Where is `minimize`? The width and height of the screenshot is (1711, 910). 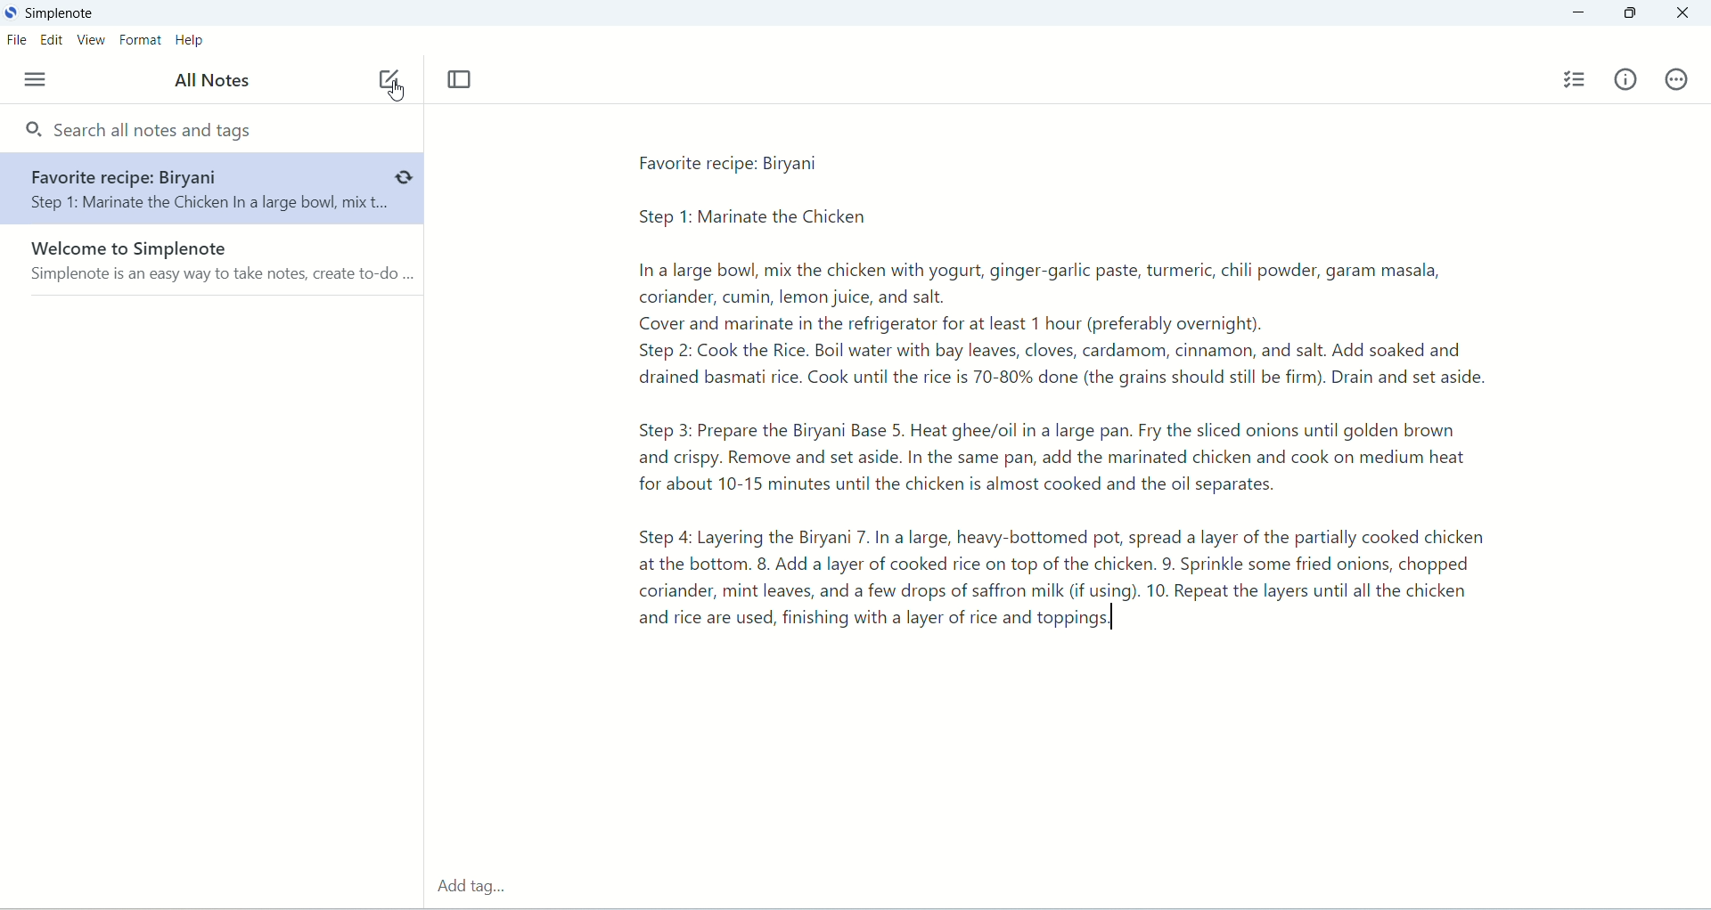
minimize is located at coordinates (1580, 13).